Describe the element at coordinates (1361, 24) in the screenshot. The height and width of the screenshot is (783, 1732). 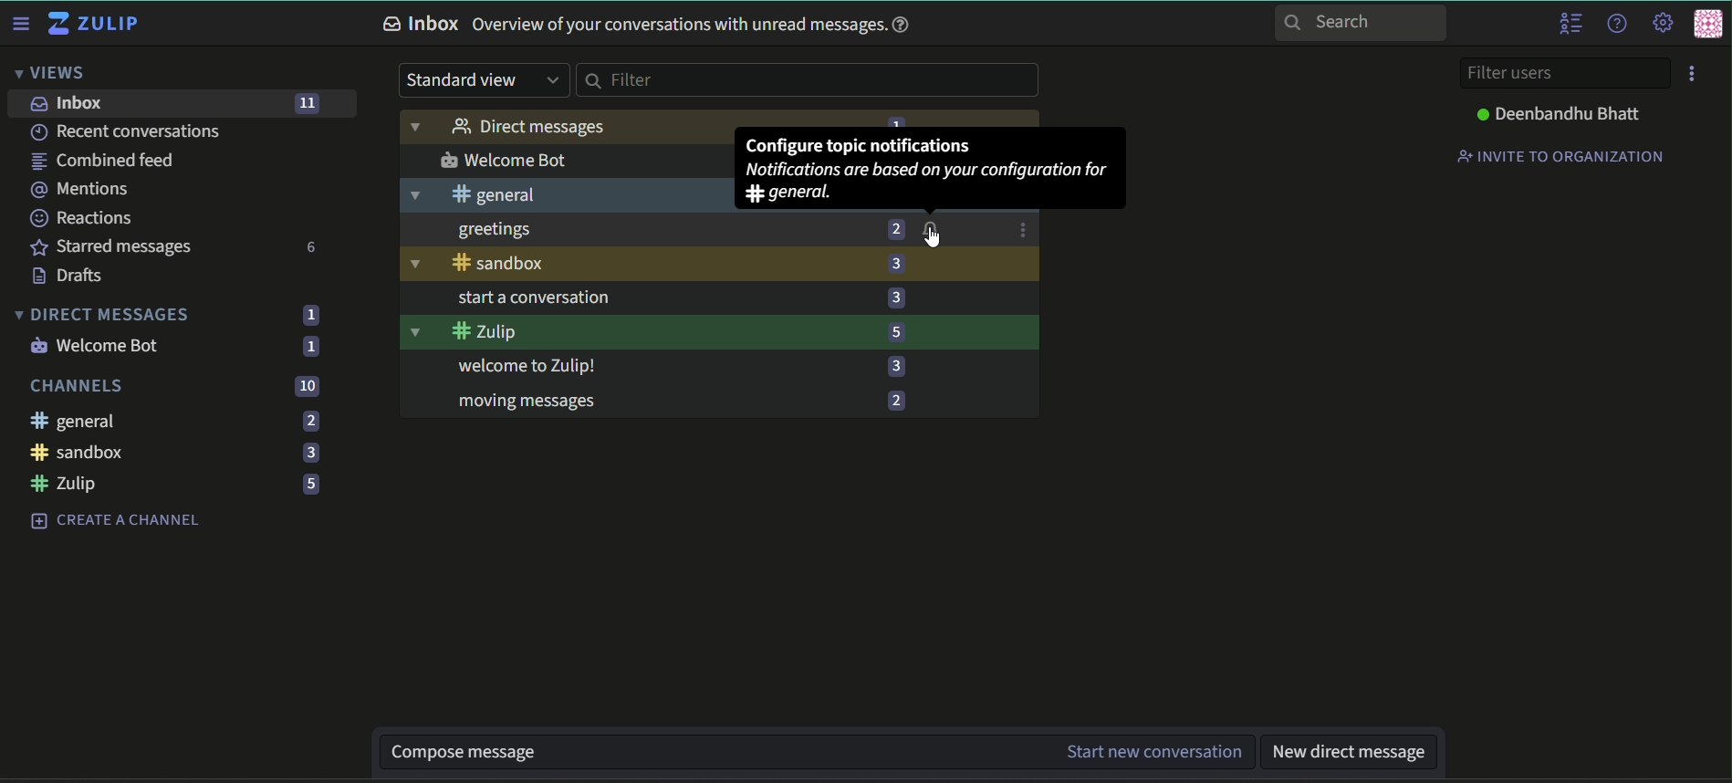
I see `Search bar` at that location.